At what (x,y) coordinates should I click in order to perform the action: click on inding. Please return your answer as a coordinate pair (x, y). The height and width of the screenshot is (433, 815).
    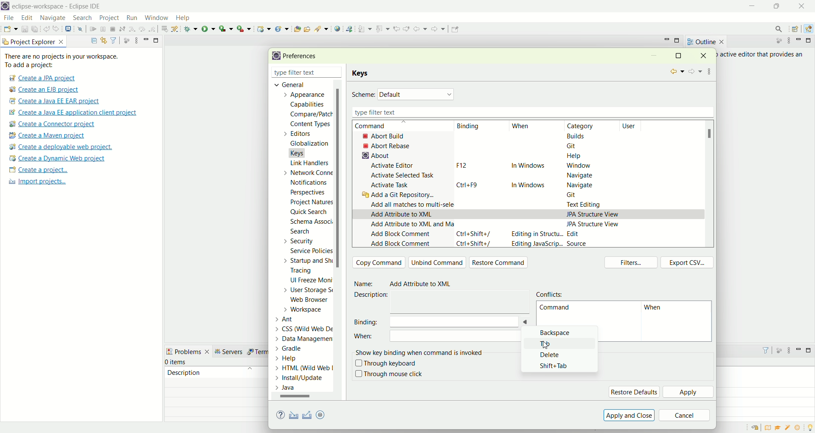
    Looking at the image, I should click on (469, 127).